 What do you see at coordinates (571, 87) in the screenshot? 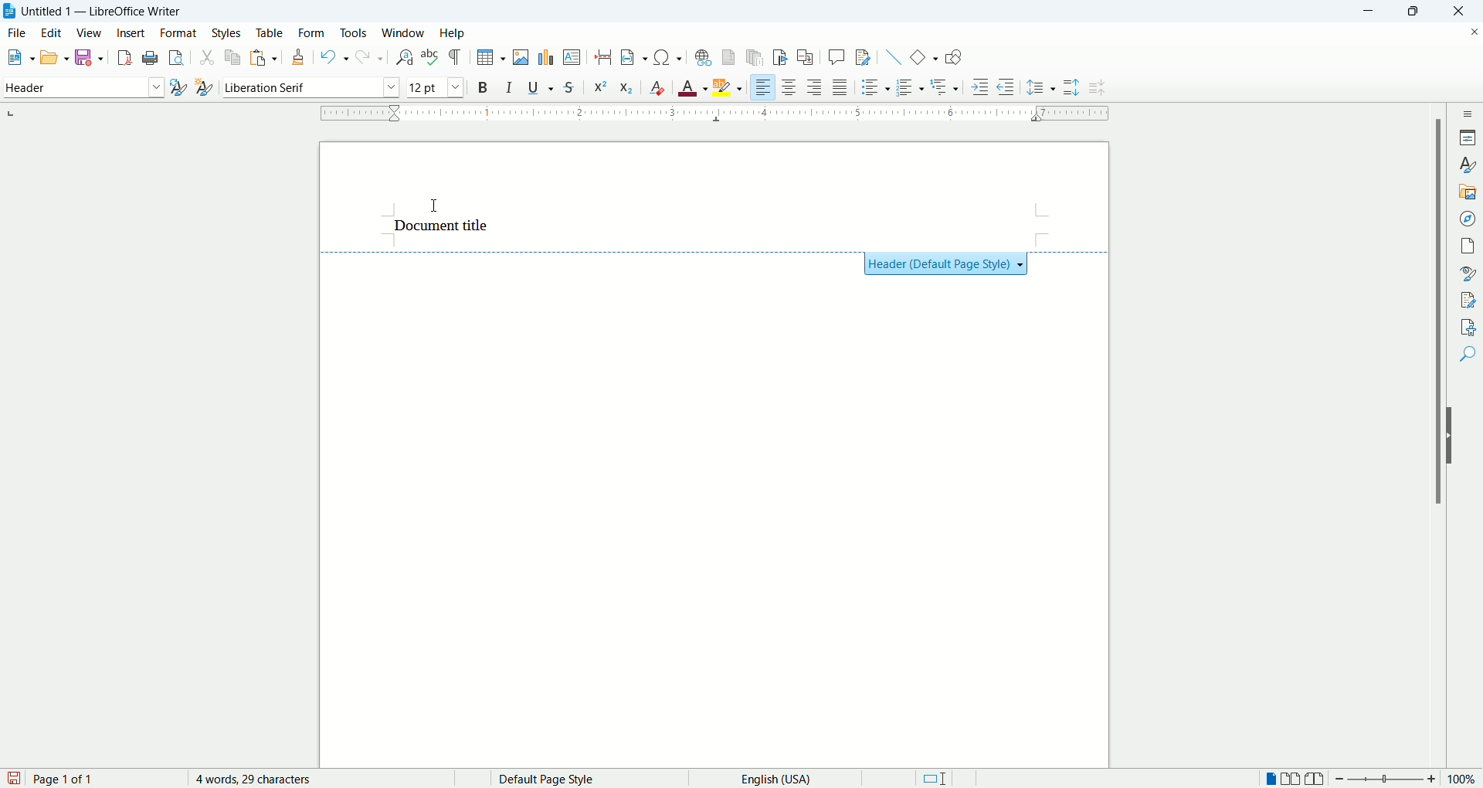
I see `strikethrough` at bounding box center [571, 87].